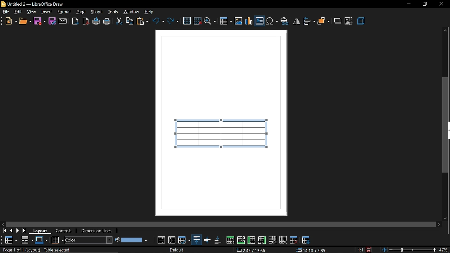  I want to click on cursor, so click(177, 123).